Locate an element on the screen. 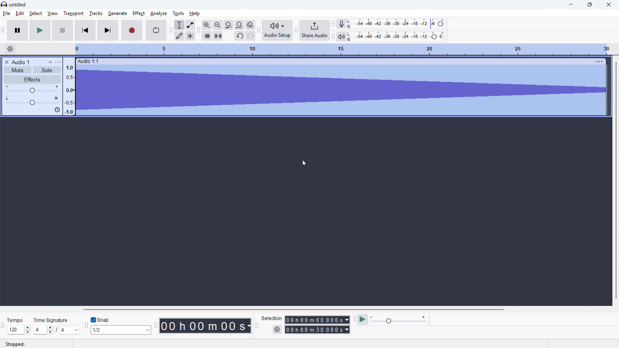 This screenshot has height=348, width=619. Solo  is located at coordinates (47, 70).